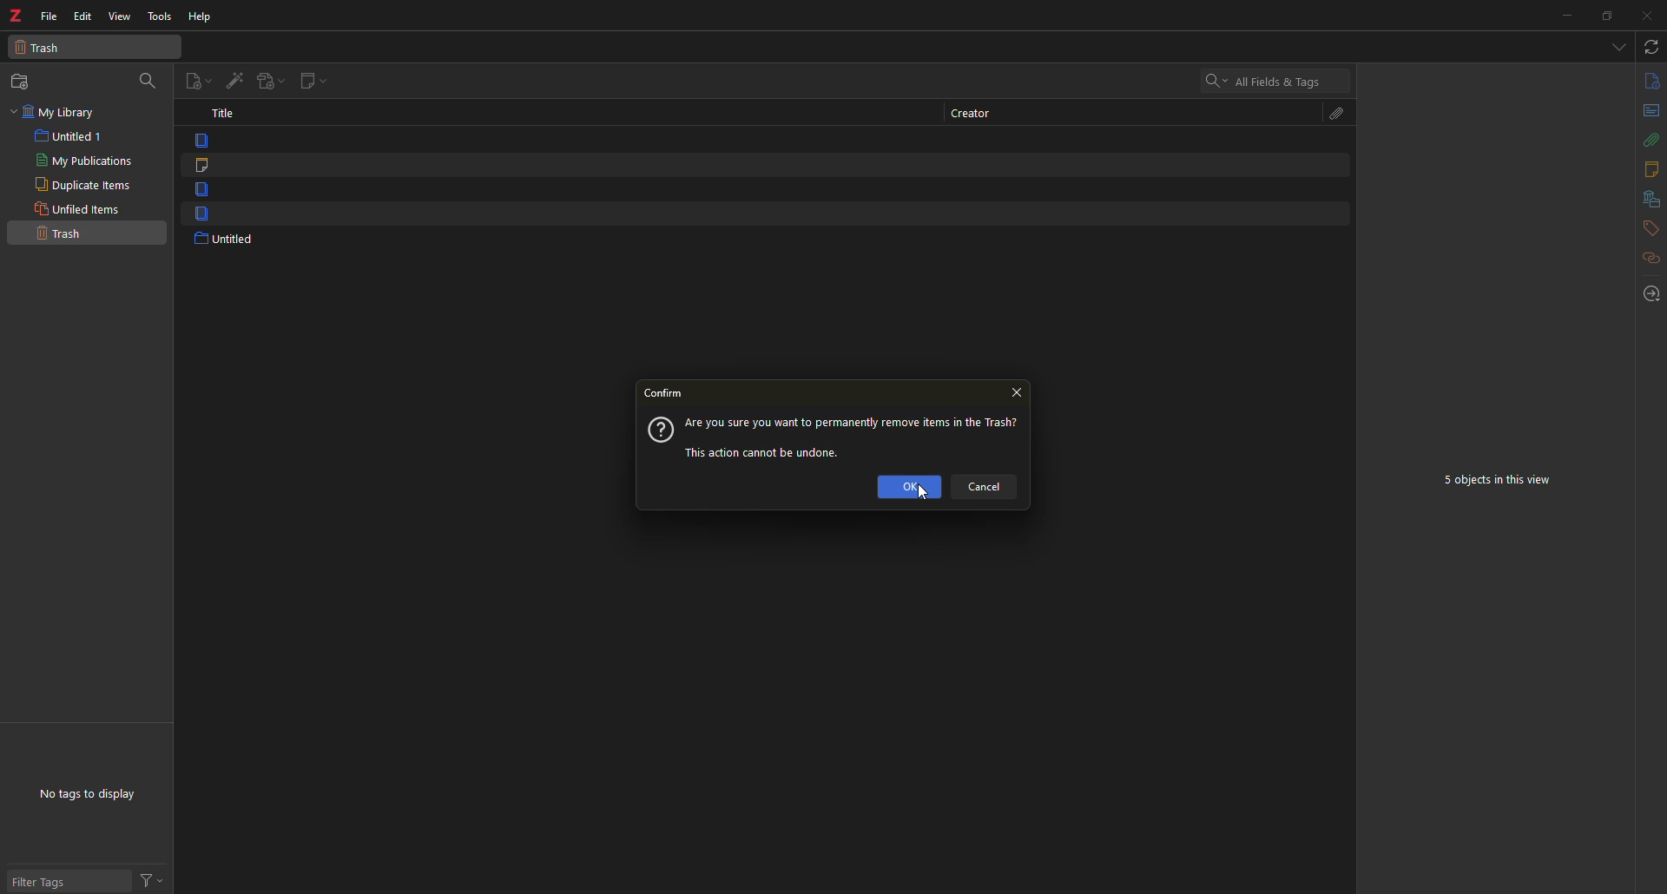 The width and height of the screenshot is (1667, 894). Describe the element at coordinates (196, 139) in the screenshot. I see `item` at that location.